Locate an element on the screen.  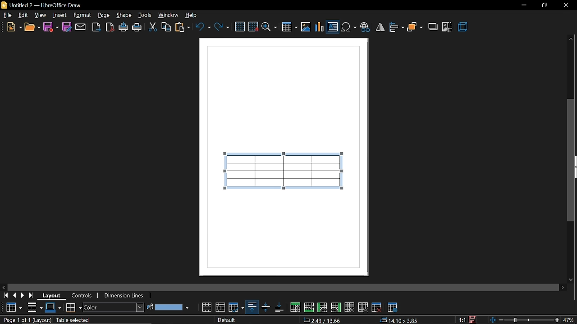
table properties is located at coordinates (392, 306).